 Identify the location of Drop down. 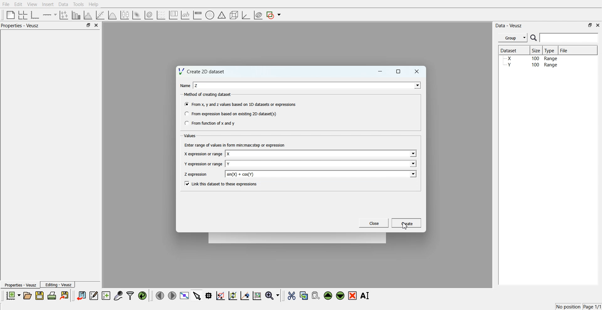
(412, 154).